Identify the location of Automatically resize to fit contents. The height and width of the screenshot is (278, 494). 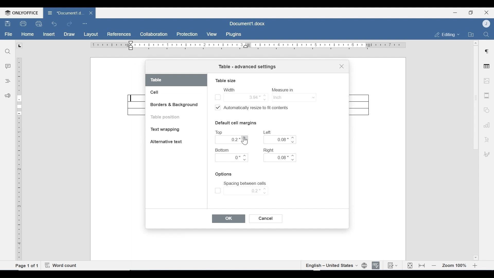
(255, 108).